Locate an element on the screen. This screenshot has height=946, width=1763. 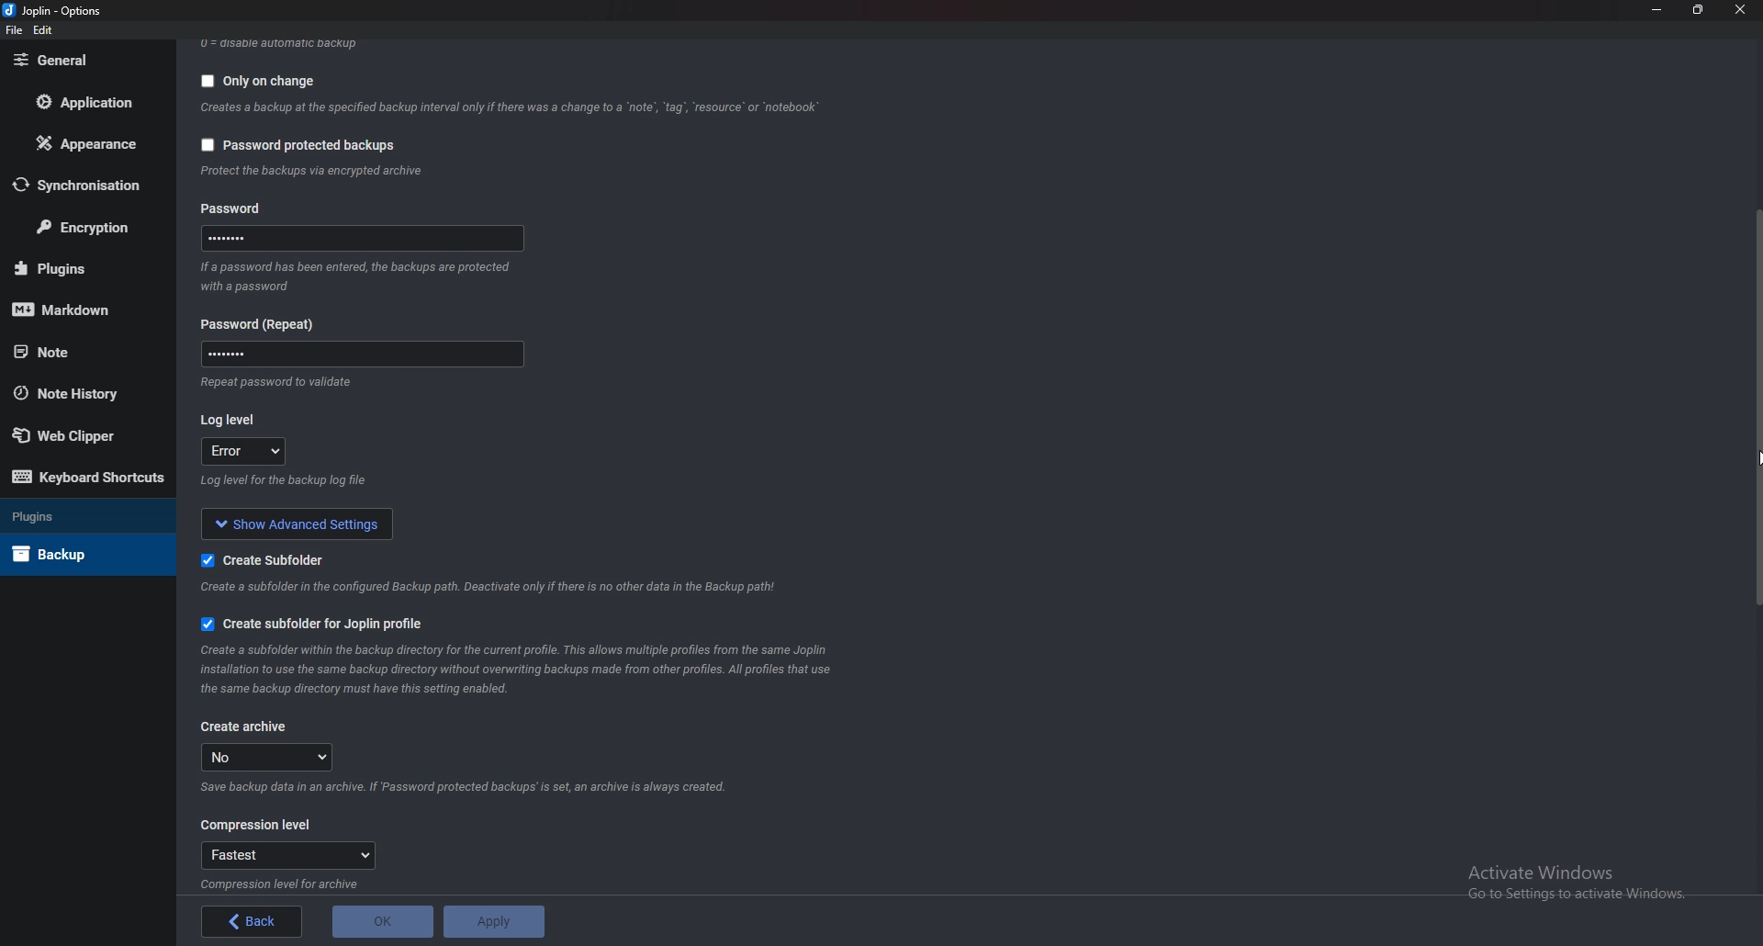
edit is located at coordinates (44, 30).